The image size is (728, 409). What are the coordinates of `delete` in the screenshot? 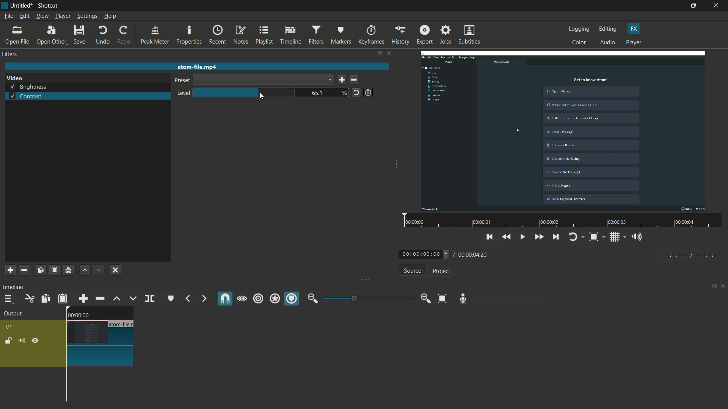 It's located at (356, 80).